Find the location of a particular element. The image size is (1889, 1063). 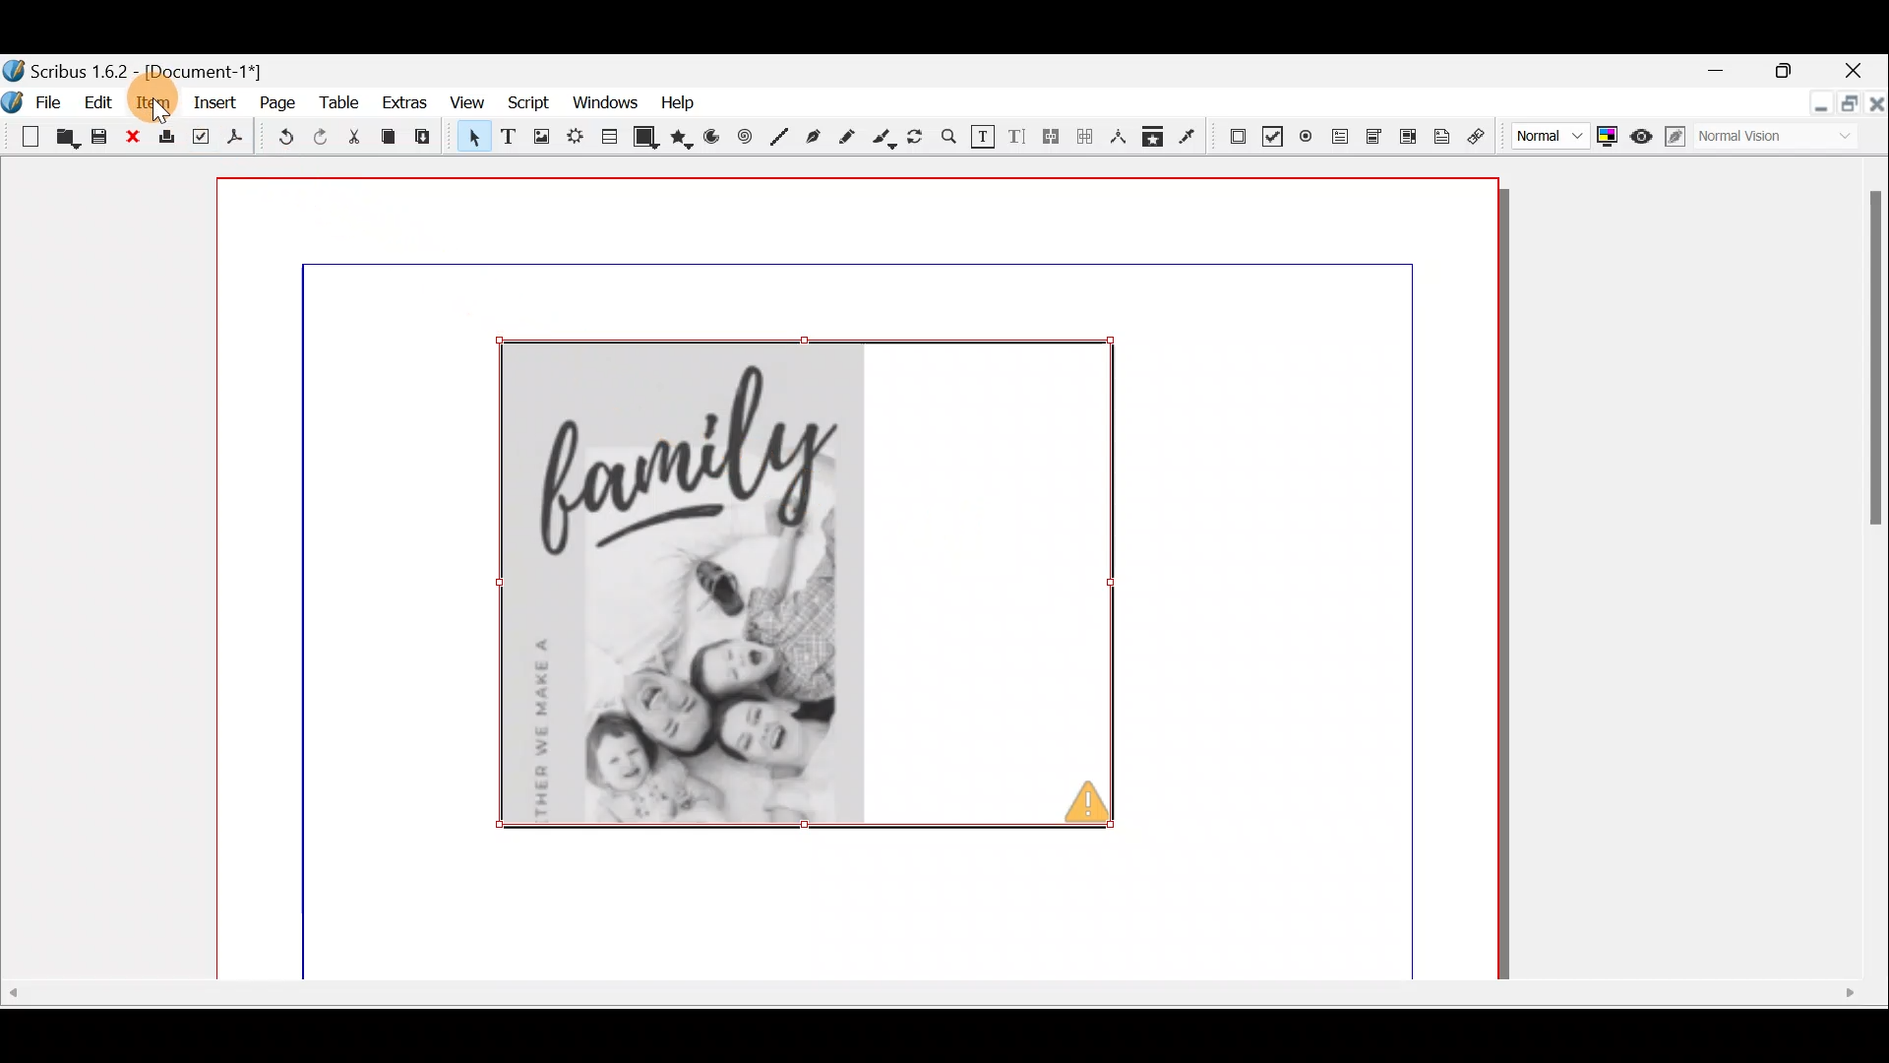

Insert is located at coordinates (217, 106).